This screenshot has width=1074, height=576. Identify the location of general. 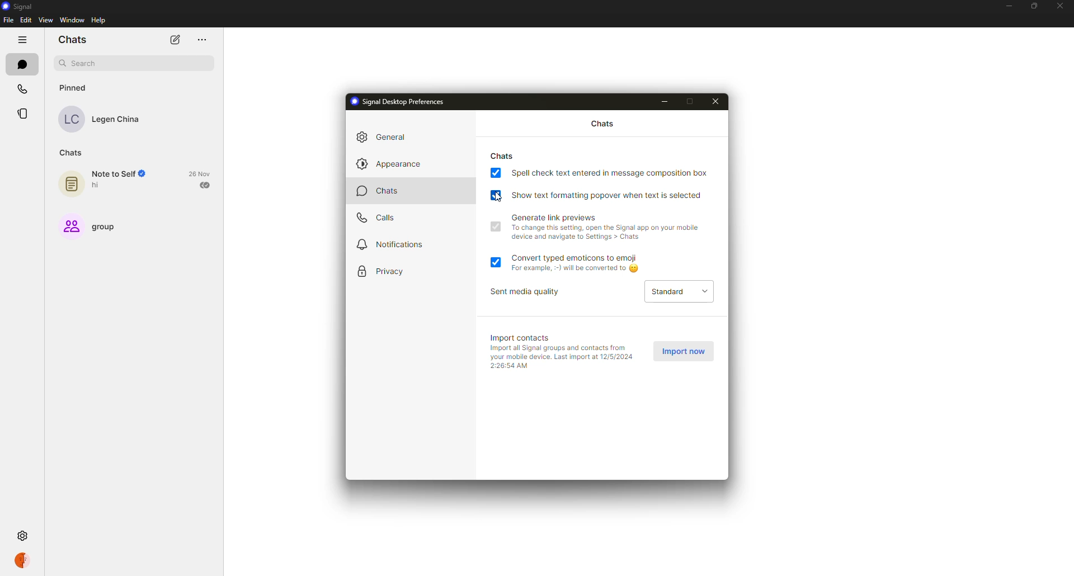
(388, 135).